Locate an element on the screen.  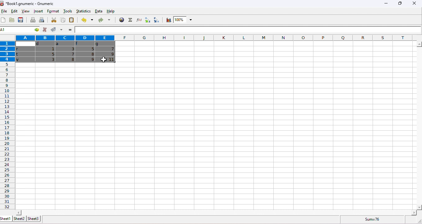
print preview is located at coordinates (41, 20).